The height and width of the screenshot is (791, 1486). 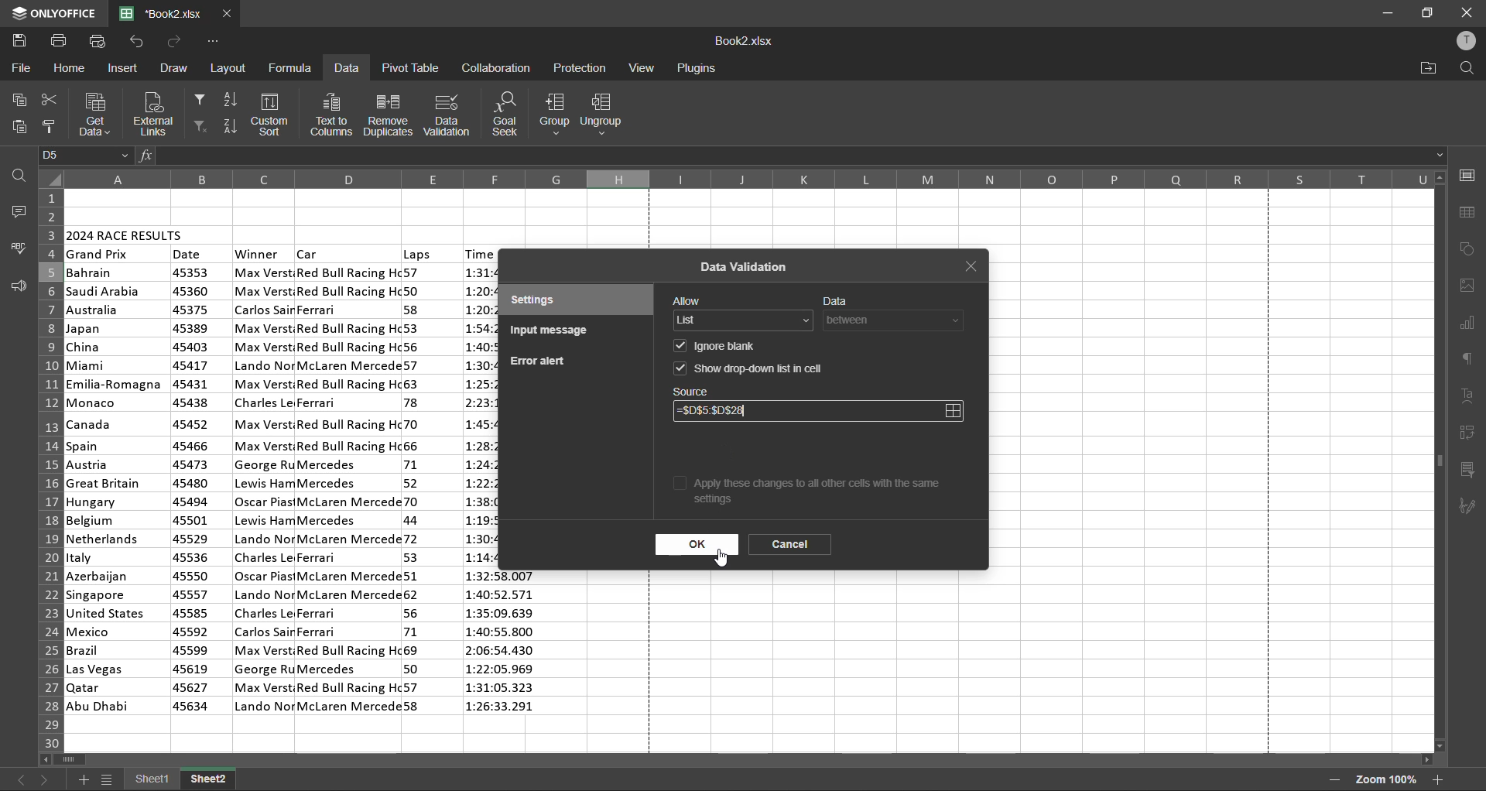 I want to click on print, so click(x=60, y=41).